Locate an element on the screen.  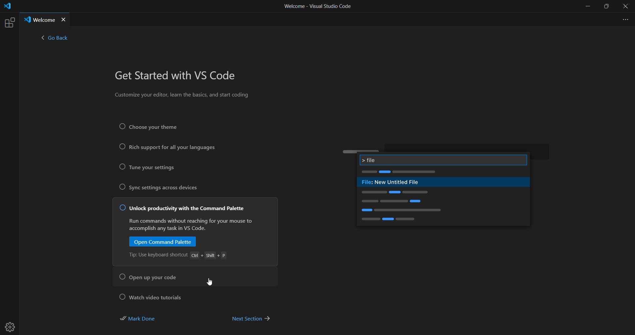
Welcome - Visual Studio Code is located at coordinates (317, 8).